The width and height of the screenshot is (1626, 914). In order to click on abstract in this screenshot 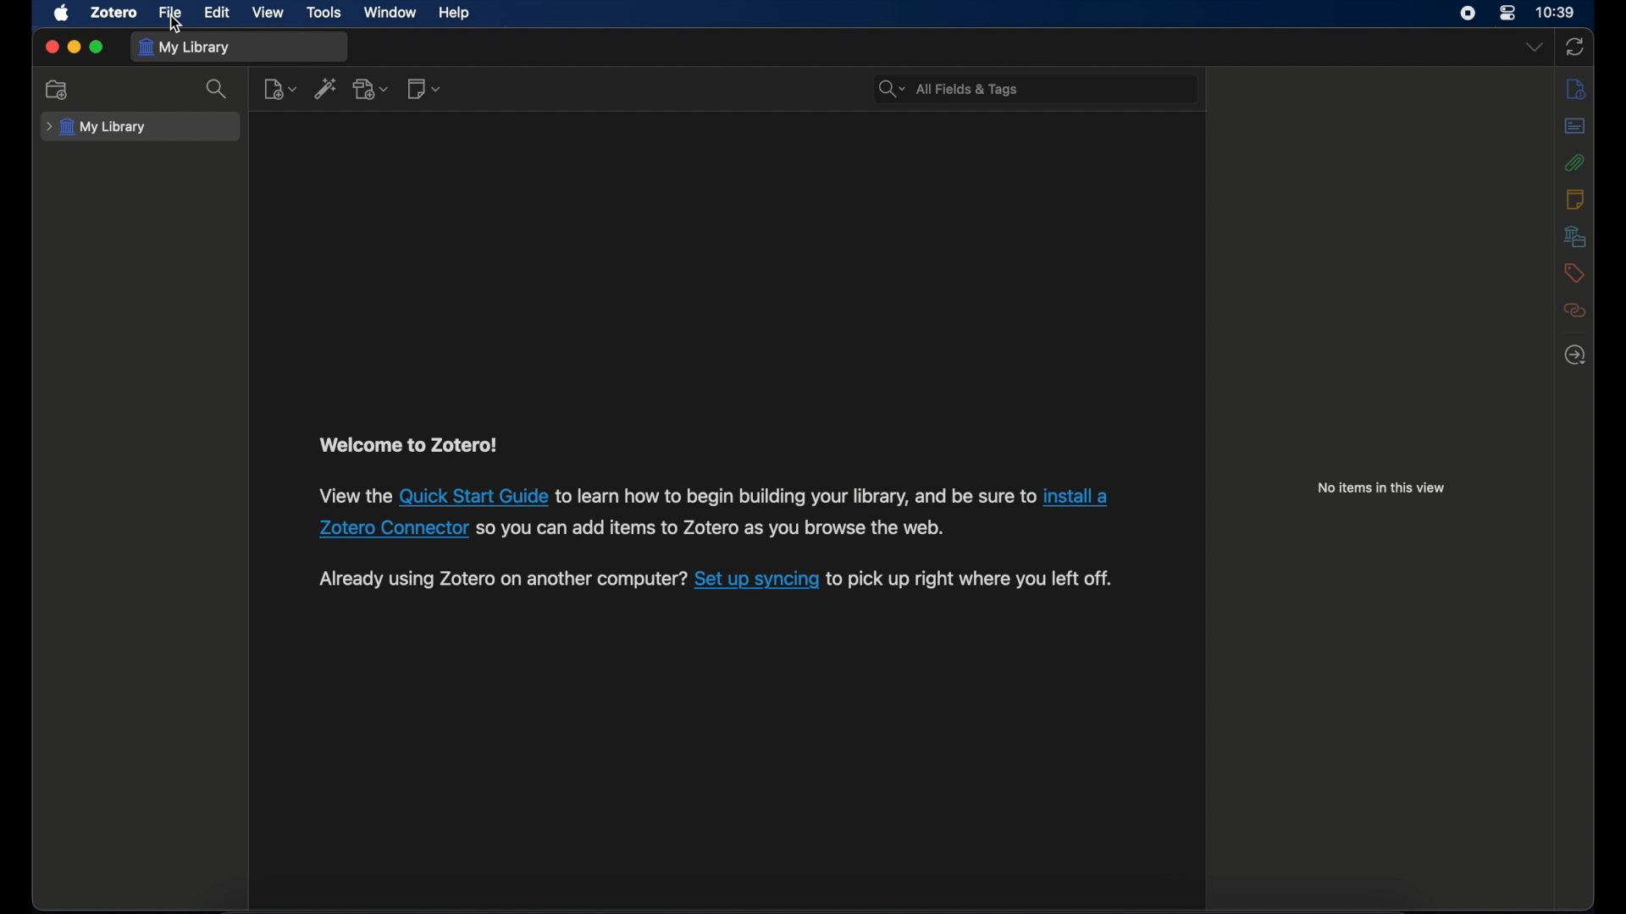, I will do `click(1575, 125)`.